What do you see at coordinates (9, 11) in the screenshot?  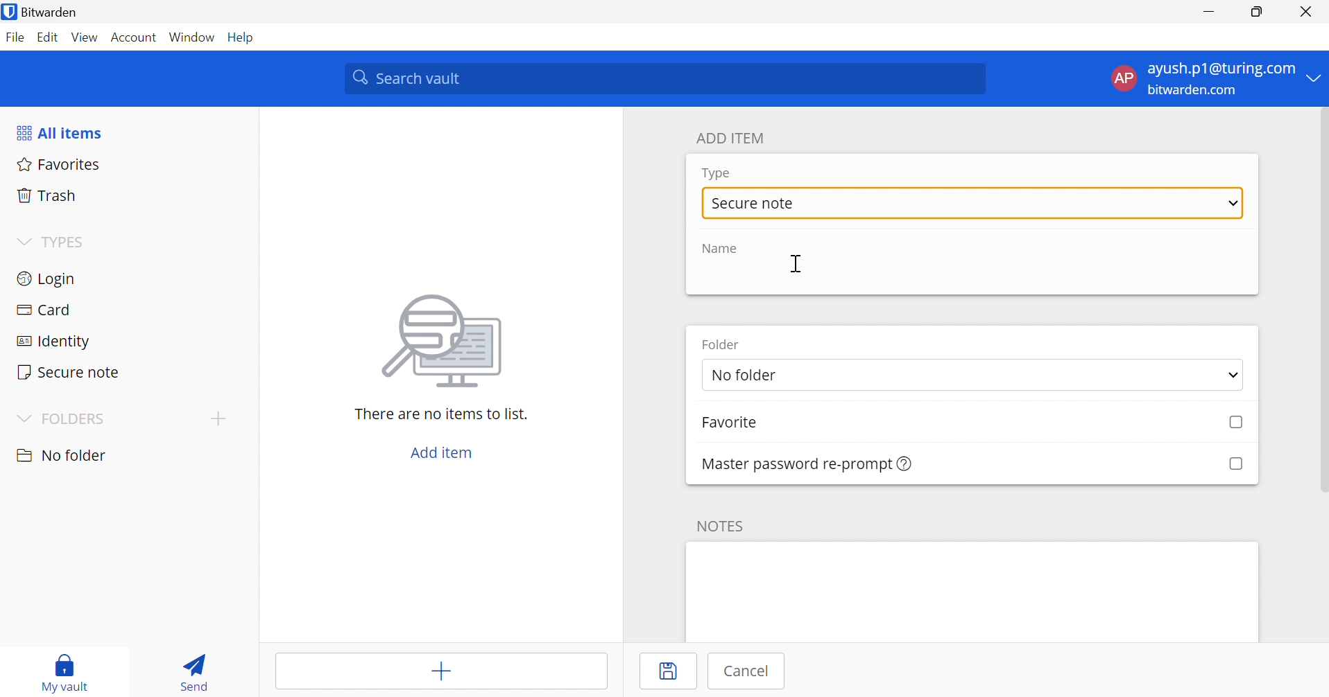 I see `bitwarden logo` at bounding box center [9, 11].